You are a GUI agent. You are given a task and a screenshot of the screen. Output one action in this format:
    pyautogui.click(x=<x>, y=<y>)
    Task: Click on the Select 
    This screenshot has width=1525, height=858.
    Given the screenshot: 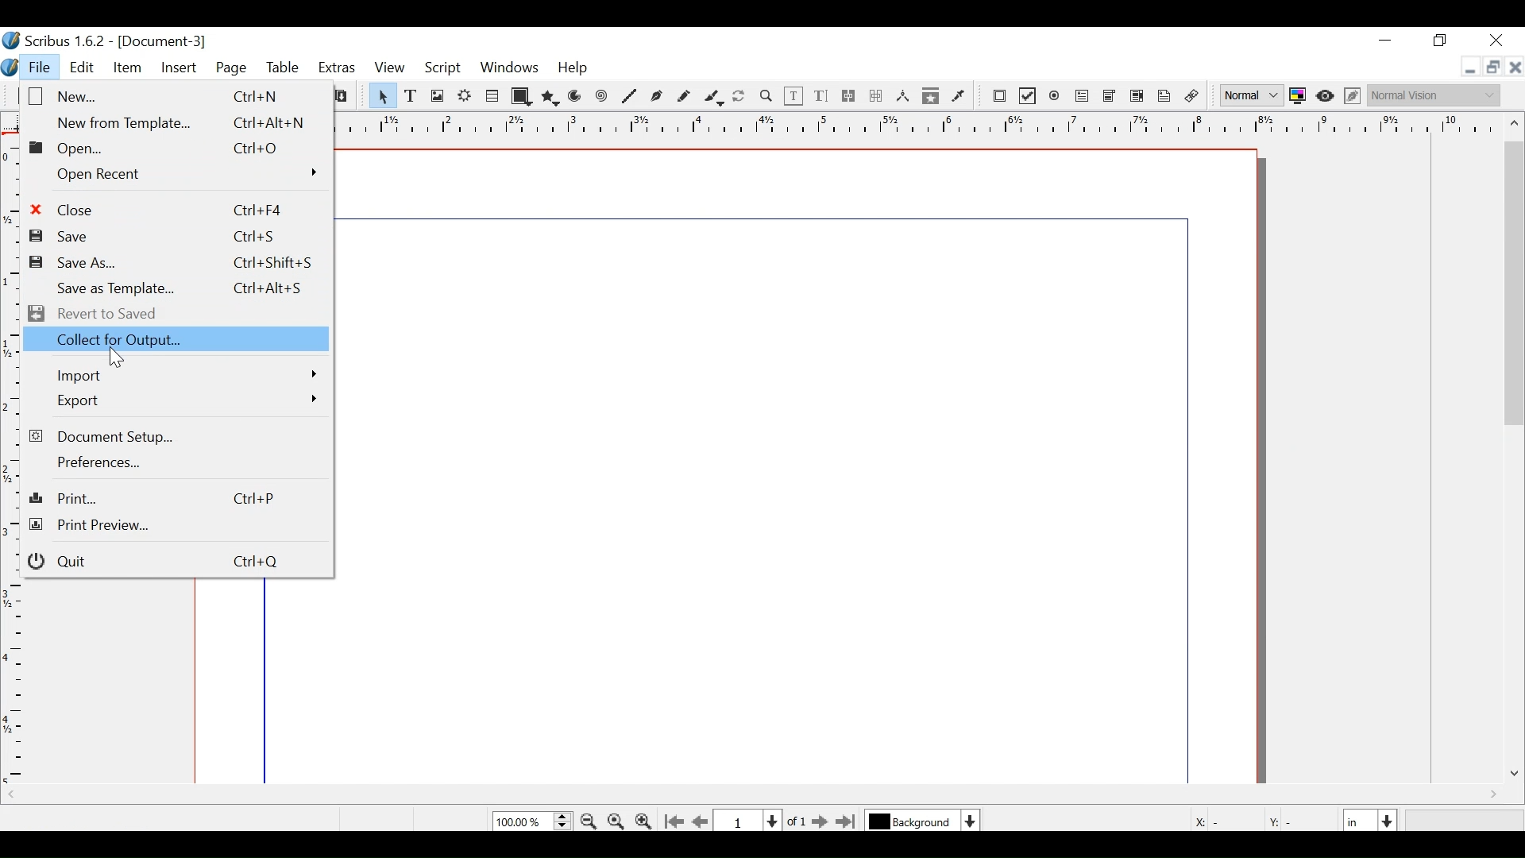 What is the action you would take?
    pyautogui.click(x=380, y=95)
    